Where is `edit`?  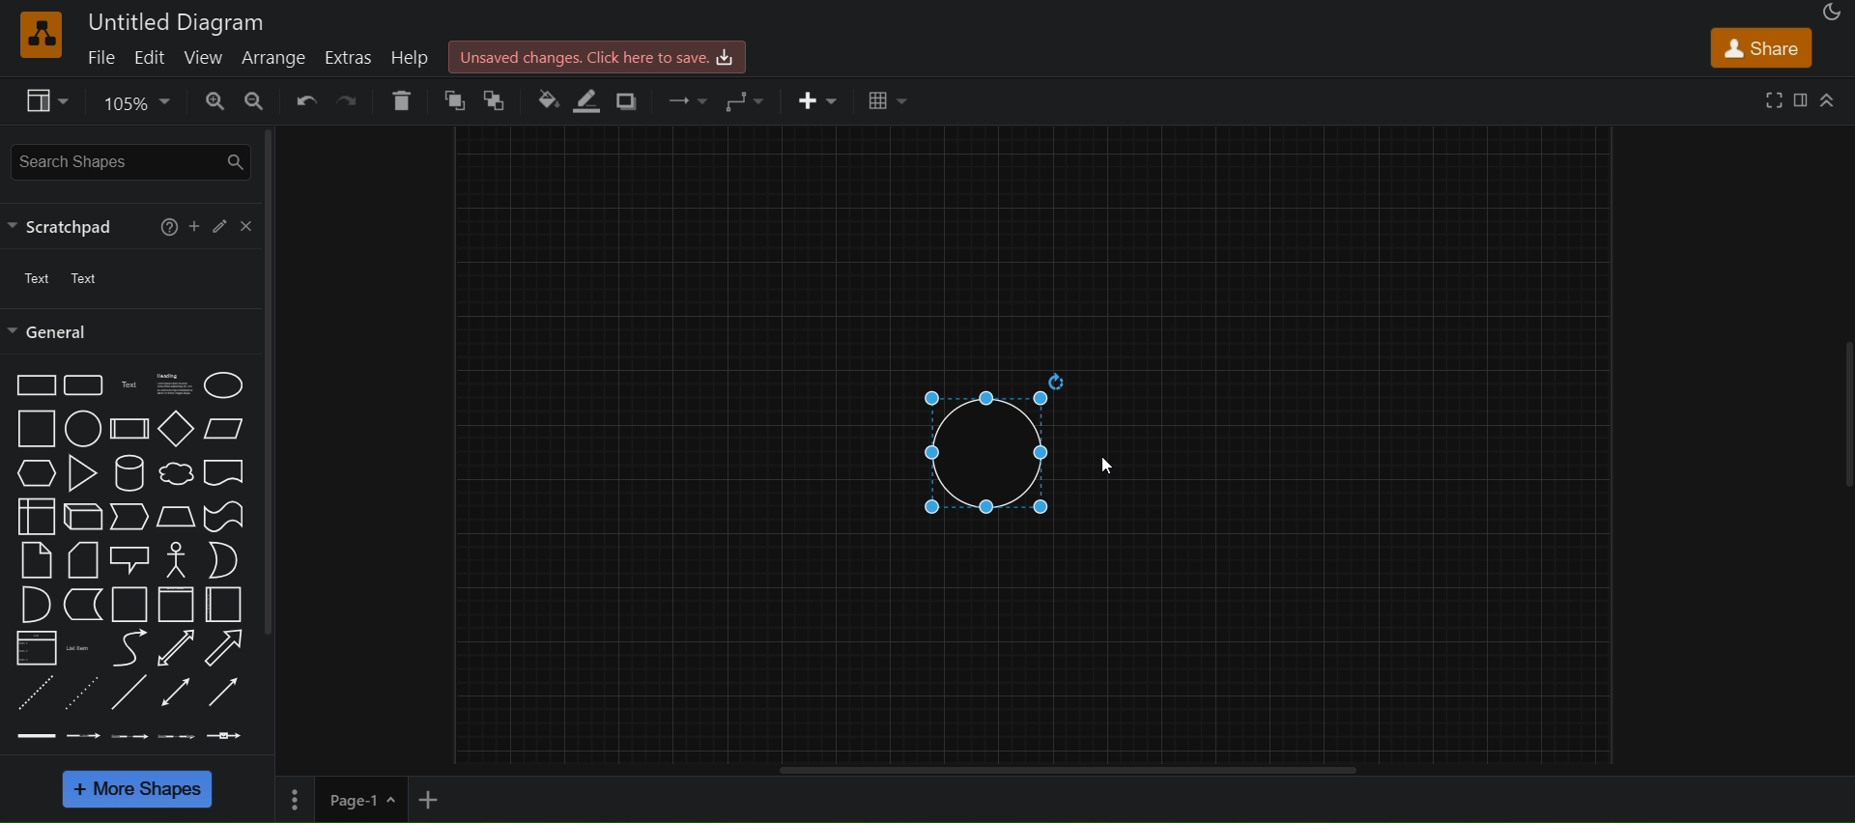
edit is located at coordinates (152, 61).